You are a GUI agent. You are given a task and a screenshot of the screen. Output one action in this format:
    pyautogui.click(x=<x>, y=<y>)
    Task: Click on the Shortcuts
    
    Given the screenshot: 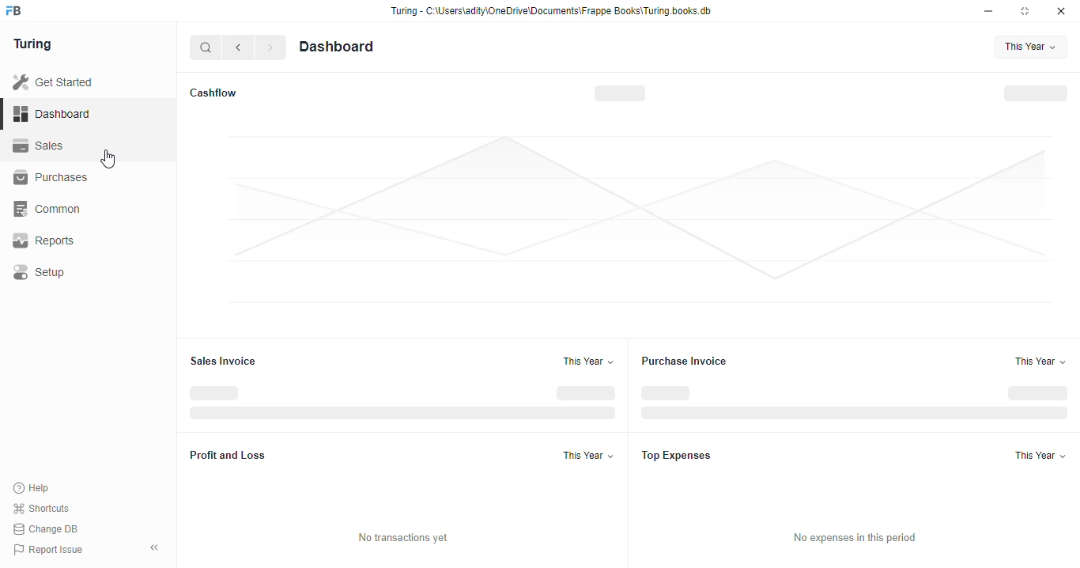 What is the action you would take?
    pyautogui.click(x=46, y=509)
    